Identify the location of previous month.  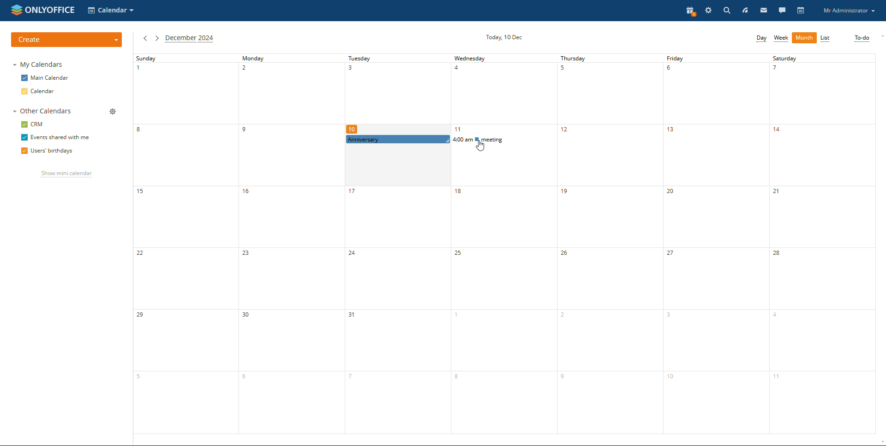
(144, 38).